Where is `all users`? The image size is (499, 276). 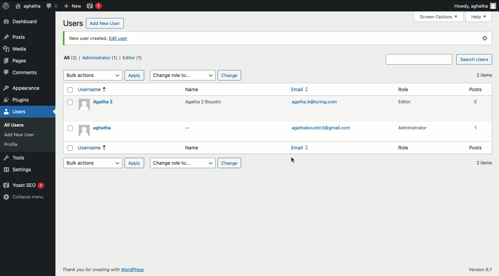 all users is located at coordinates (16, 125).